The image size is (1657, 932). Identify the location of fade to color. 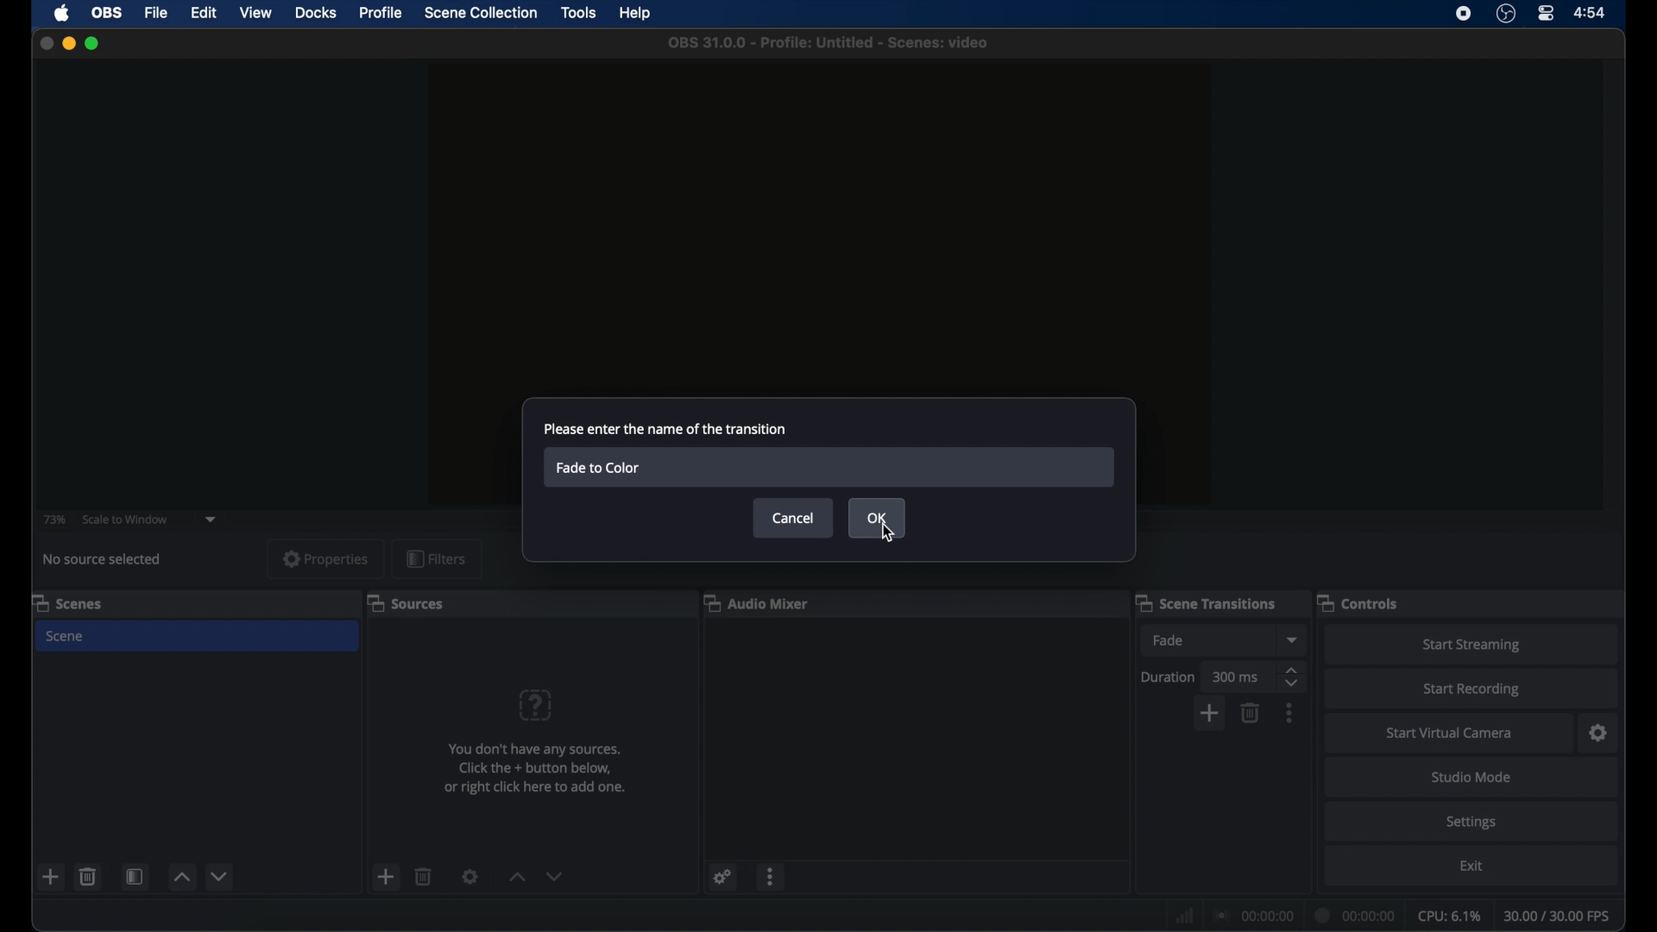
(597, 468).